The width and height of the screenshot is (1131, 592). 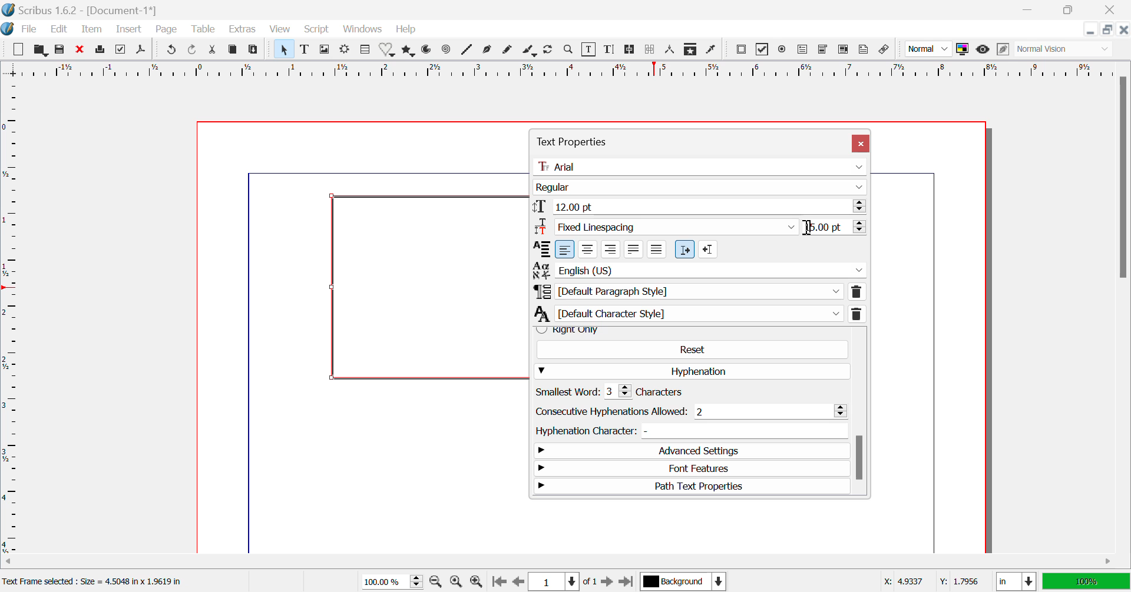 What do you see at coordinates (628, 51) in the screenshot?
I see `Link Text Frames` at bounding box center [628, 51].